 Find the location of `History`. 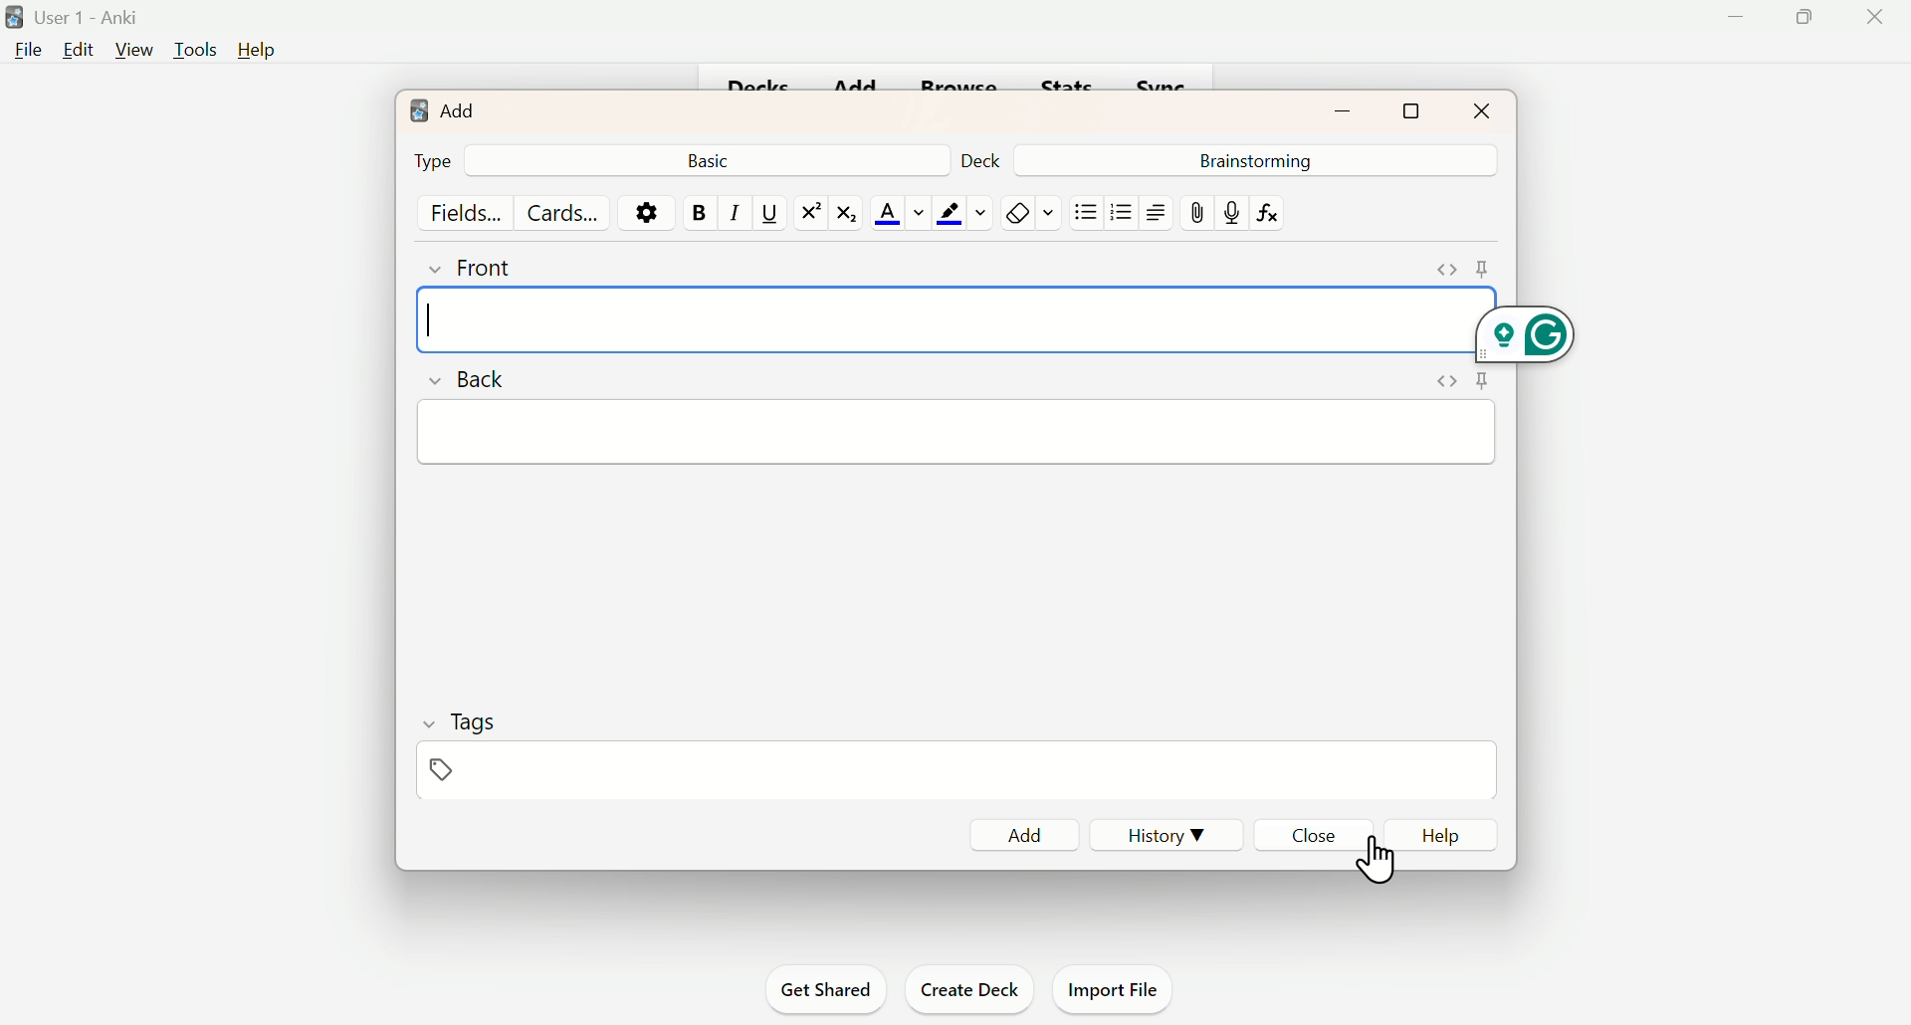

History is located at coordinates (1158, 833).